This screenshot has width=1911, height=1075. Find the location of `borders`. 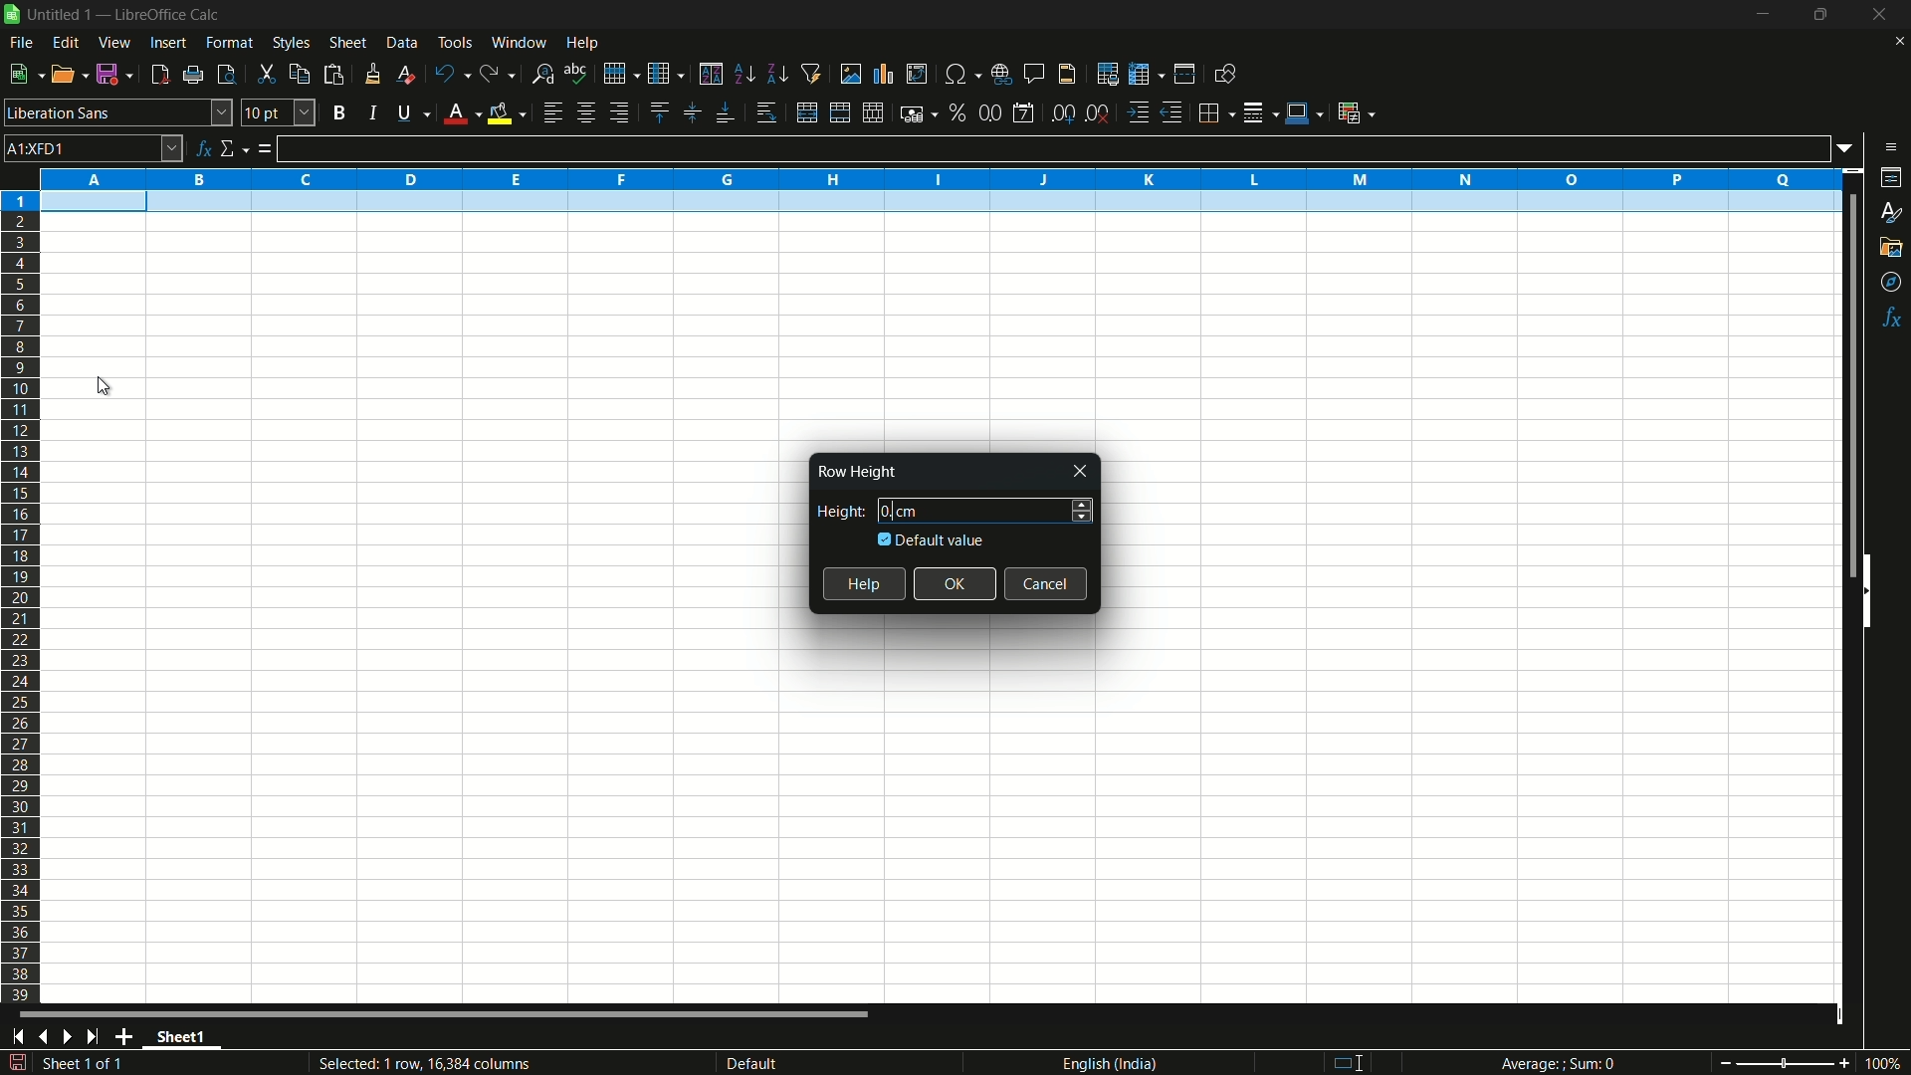

borders is located at coordinates (1217, 110).